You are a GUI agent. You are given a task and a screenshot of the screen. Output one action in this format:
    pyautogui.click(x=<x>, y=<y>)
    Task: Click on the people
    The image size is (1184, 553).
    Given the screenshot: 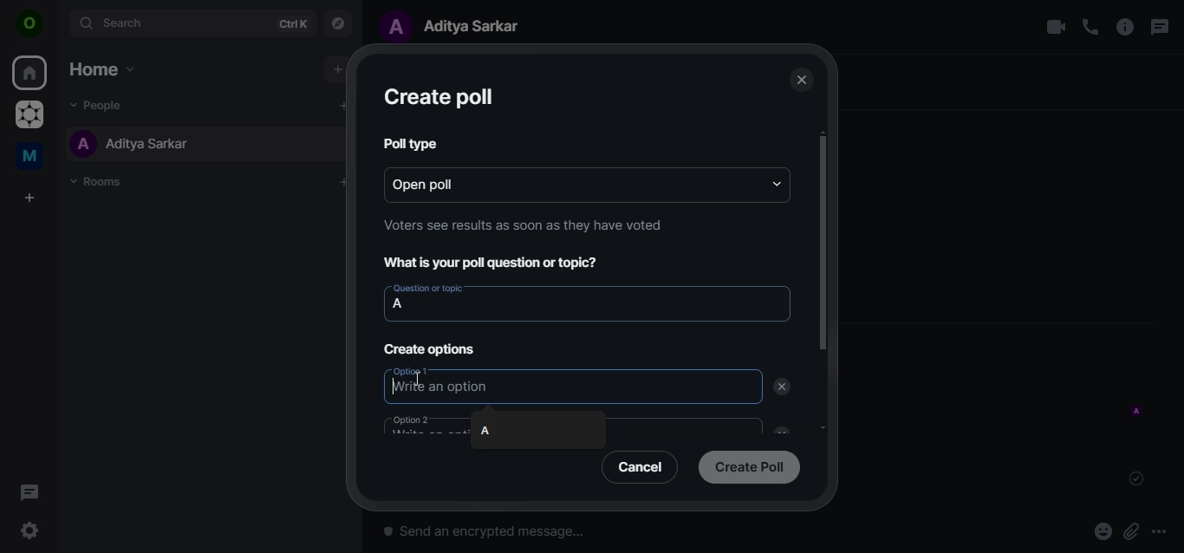 What is the action you would take?
    pyautogui.click(x=102, y=104)
    